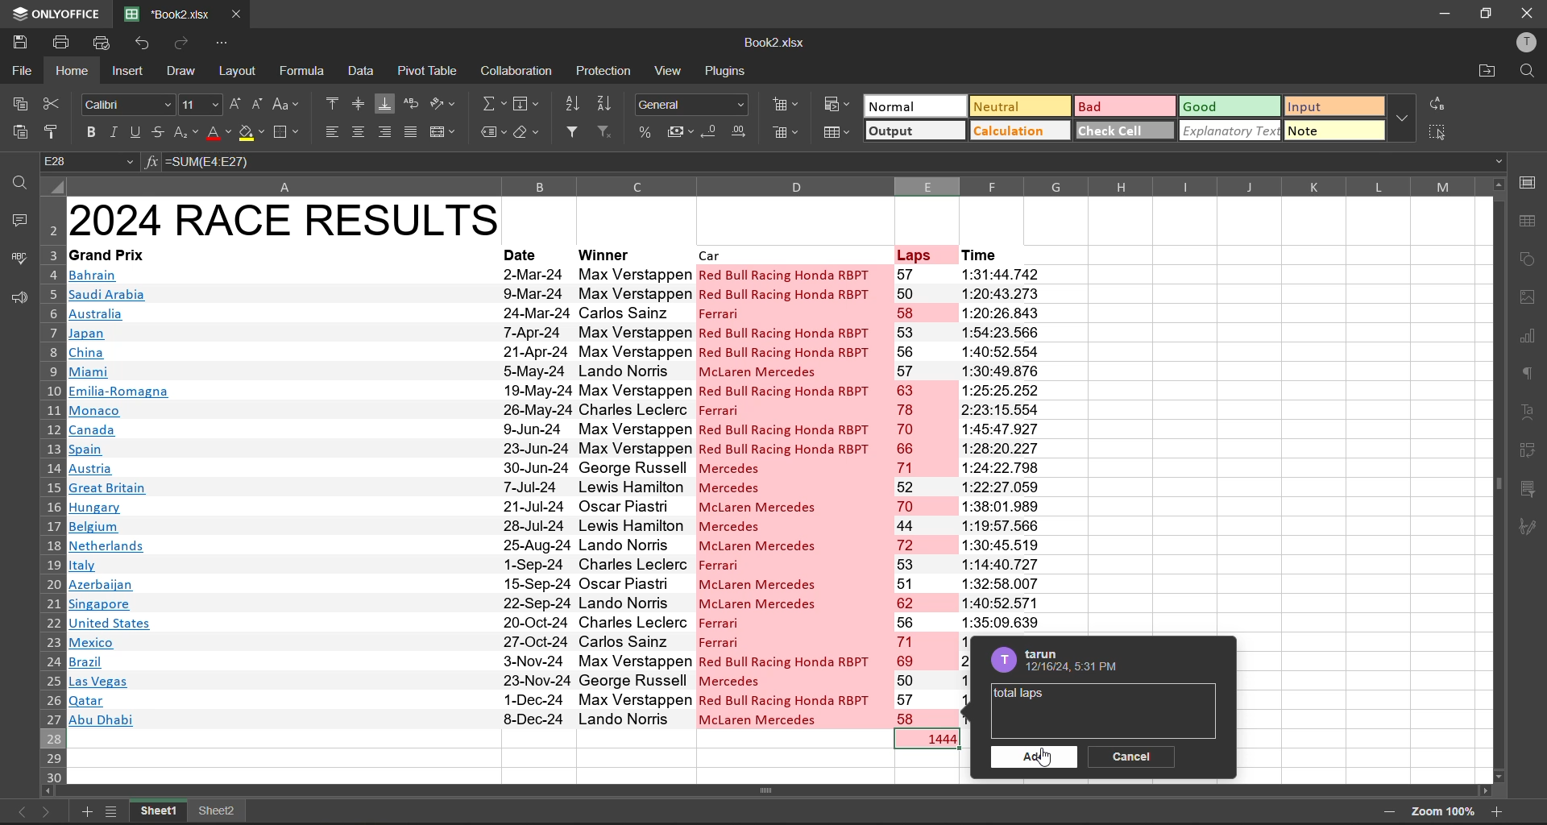  Describe the element at coordinates (519, 72) in the screenshot. I see `collaboration` at that location.